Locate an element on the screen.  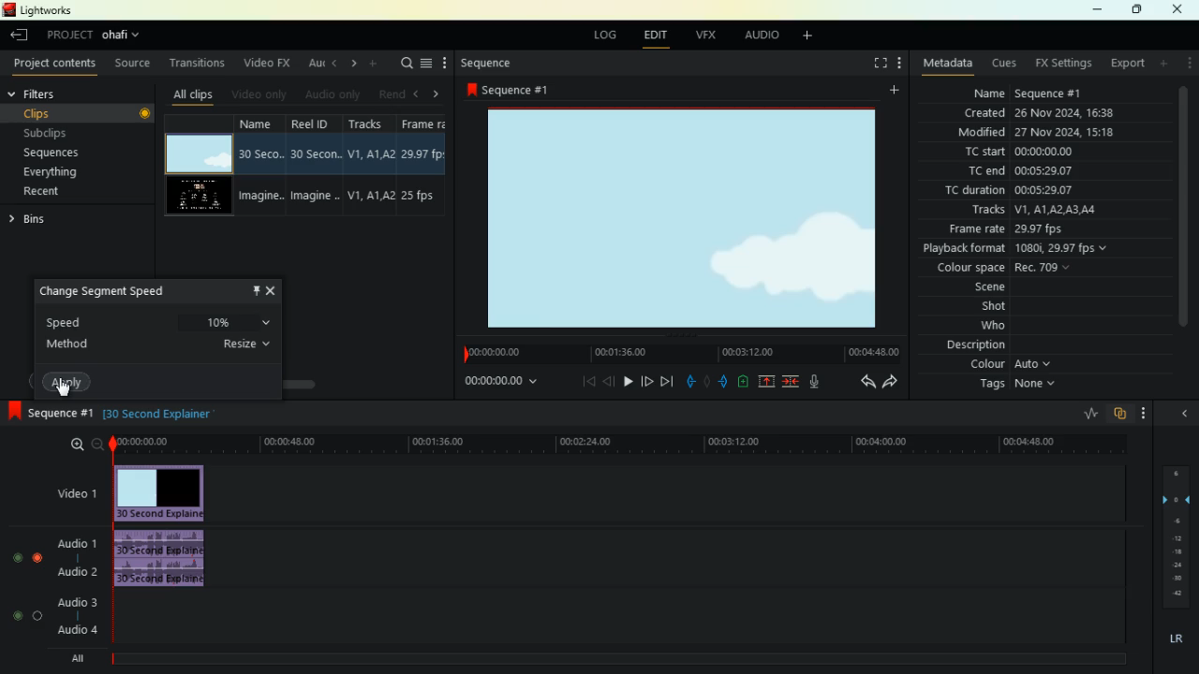
tc start is located at coordinates (1042, 151).